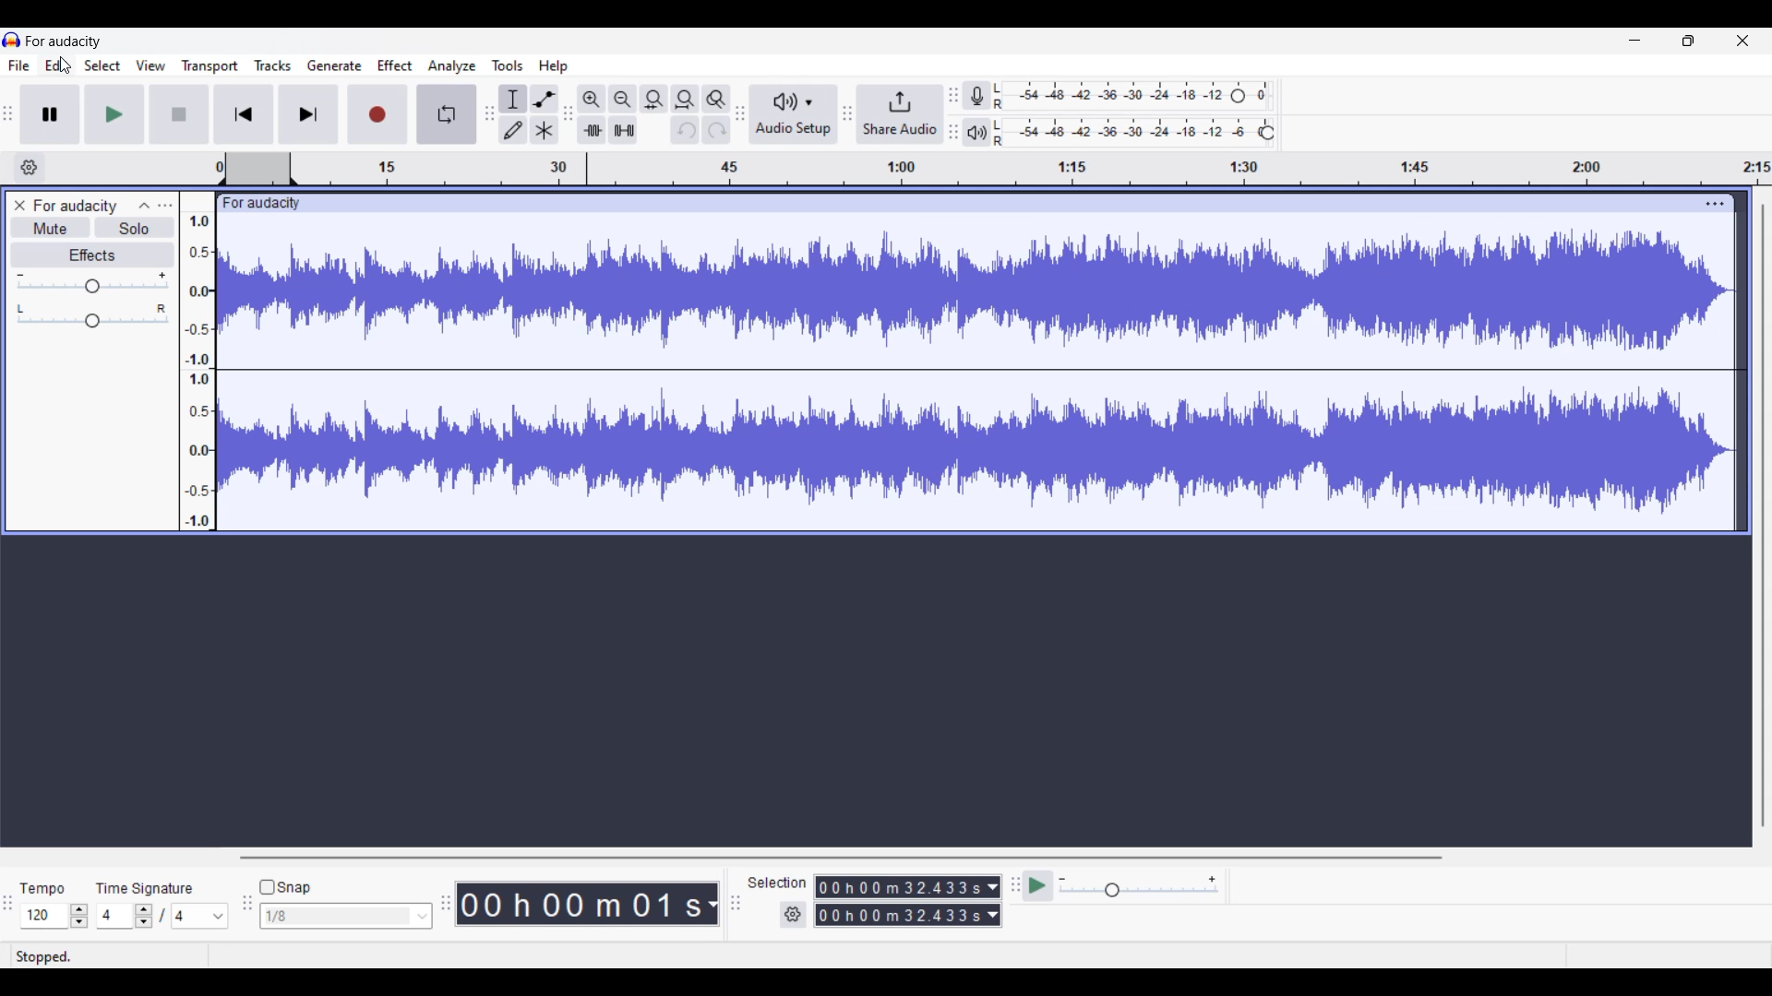 Image resolution: width=1772 pixels, height=996 pixels. I want to click on Input tempo, so click(43, 916).